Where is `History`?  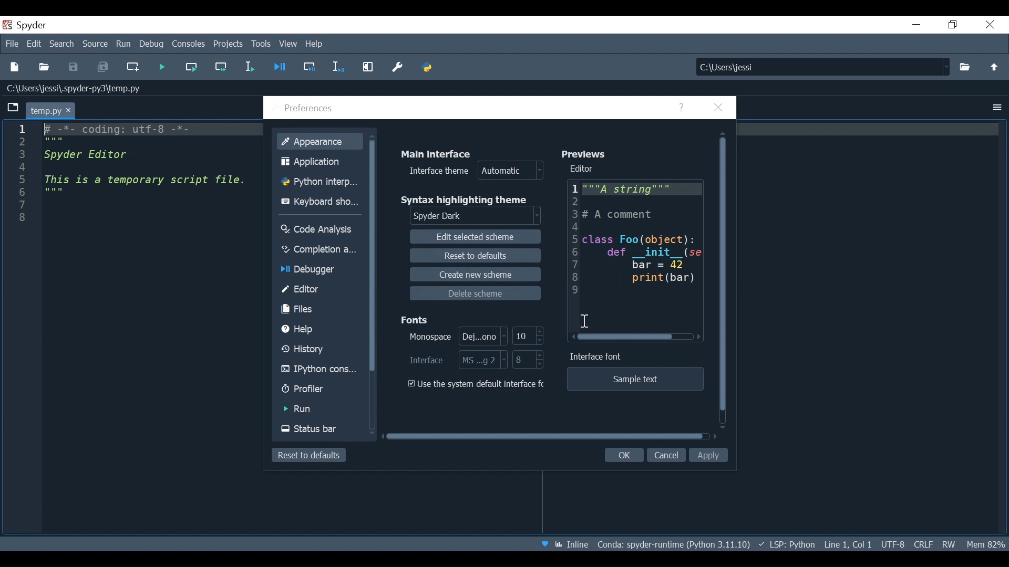
History is located at coordinates (320, 349).